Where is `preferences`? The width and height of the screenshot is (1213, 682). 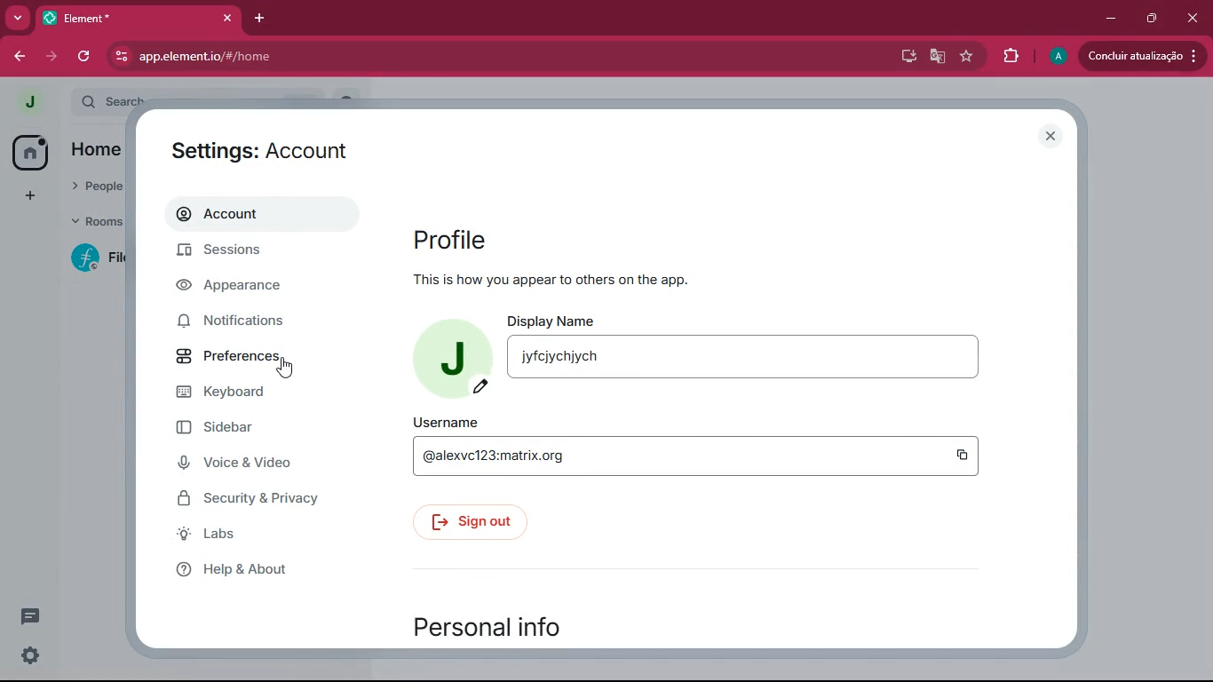
preferences is located at coordinates (244, 361).